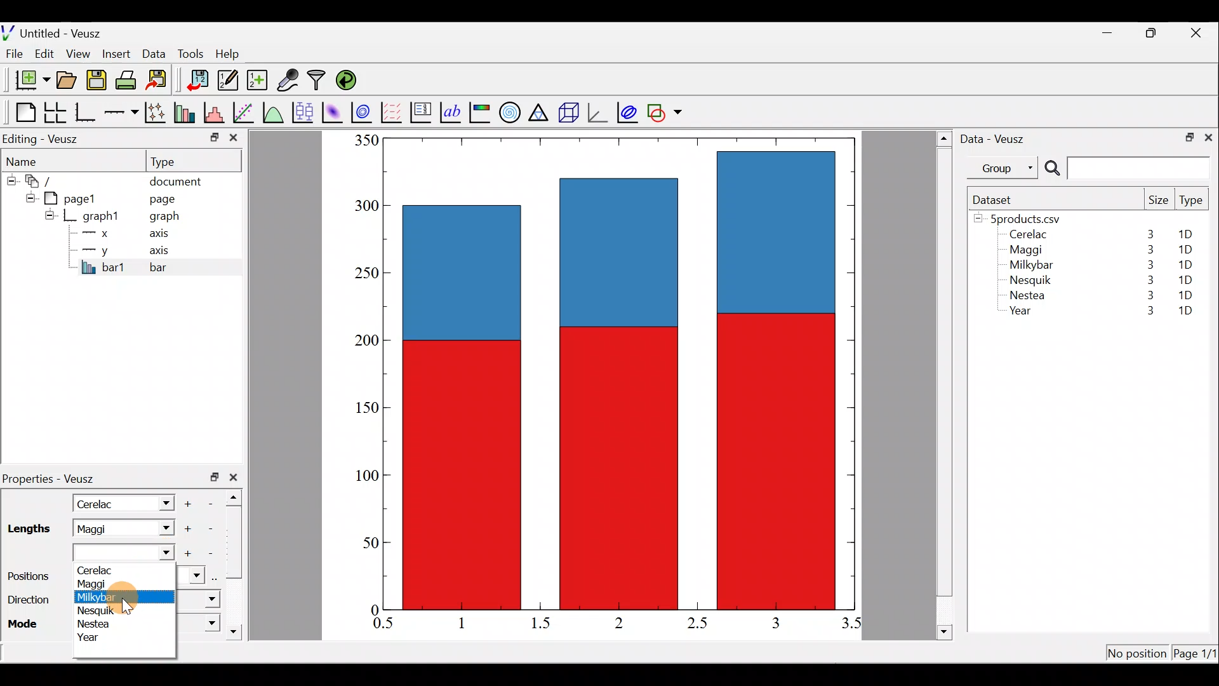 The height and width of the screenshot is (686, 1219). What do you see at coordinates (471, 622) in the screenshot?
I see `1` at bounding box center [471, 622].